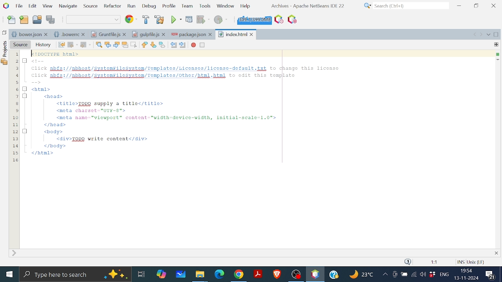 This screenshot has width=502, height=282. What do you see at coordinates (159, 20) in the screenshot?
I see `Clean and build` at bounding box center [159, 20].